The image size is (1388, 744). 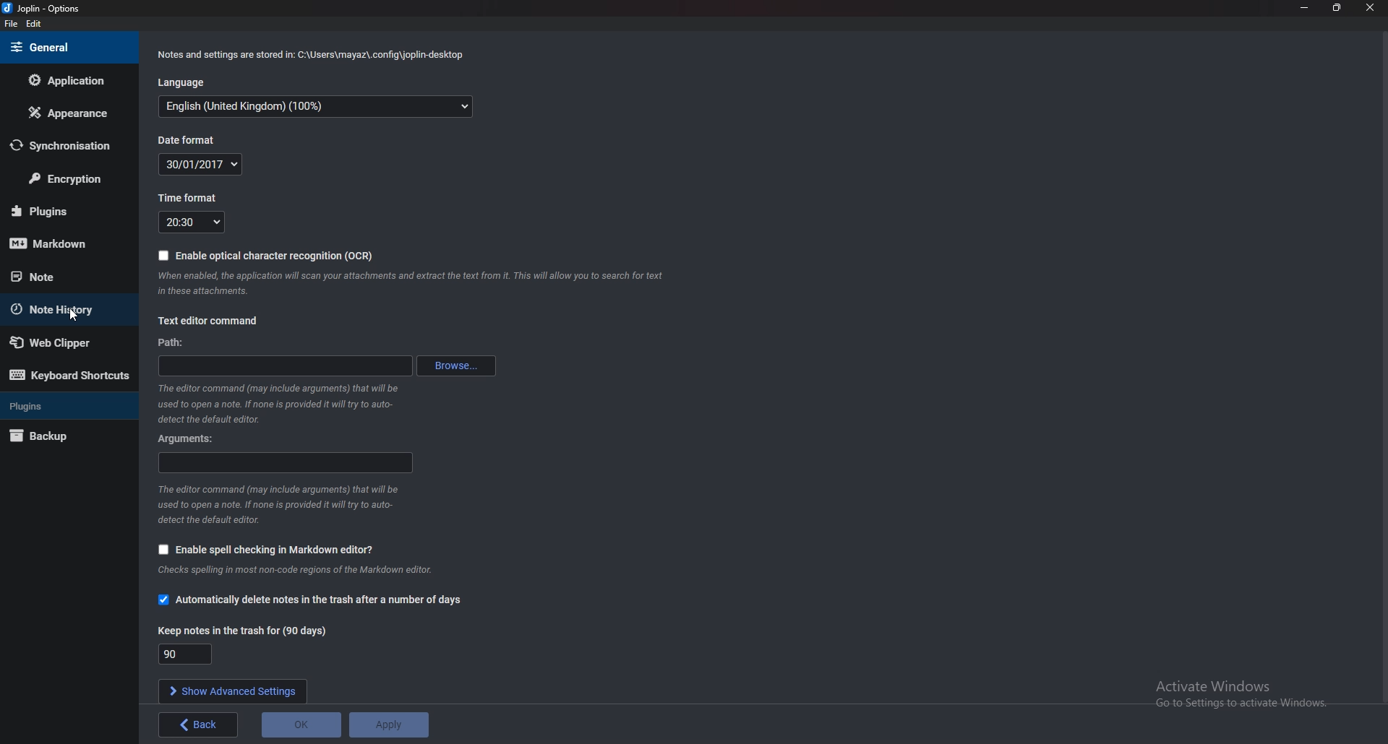 I want to click on General, so click(x=67, y=48).